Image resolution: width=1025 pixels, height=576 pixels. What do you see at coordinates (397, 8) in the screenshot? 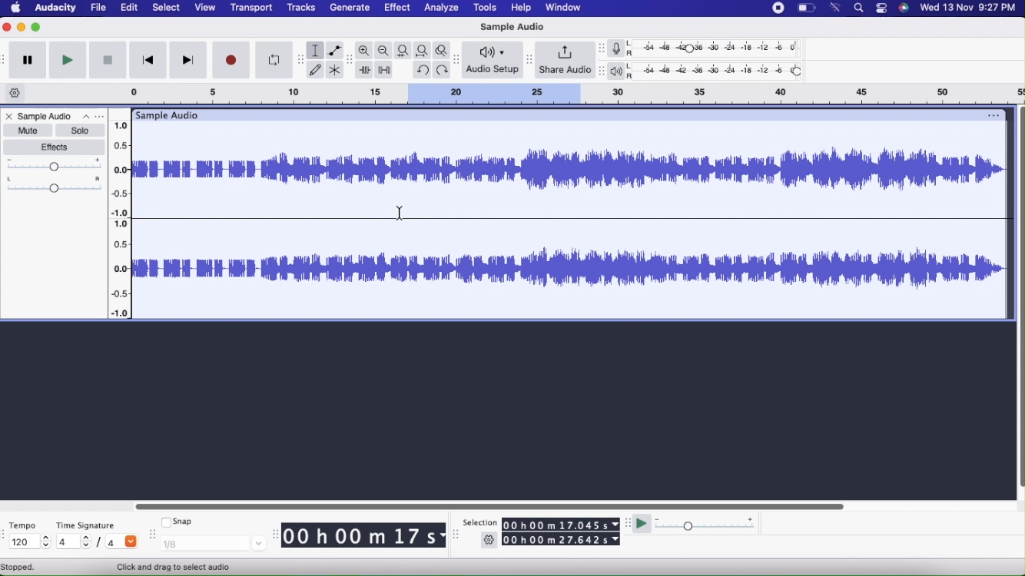
I see `Effect` at bounding box center [397, 8].